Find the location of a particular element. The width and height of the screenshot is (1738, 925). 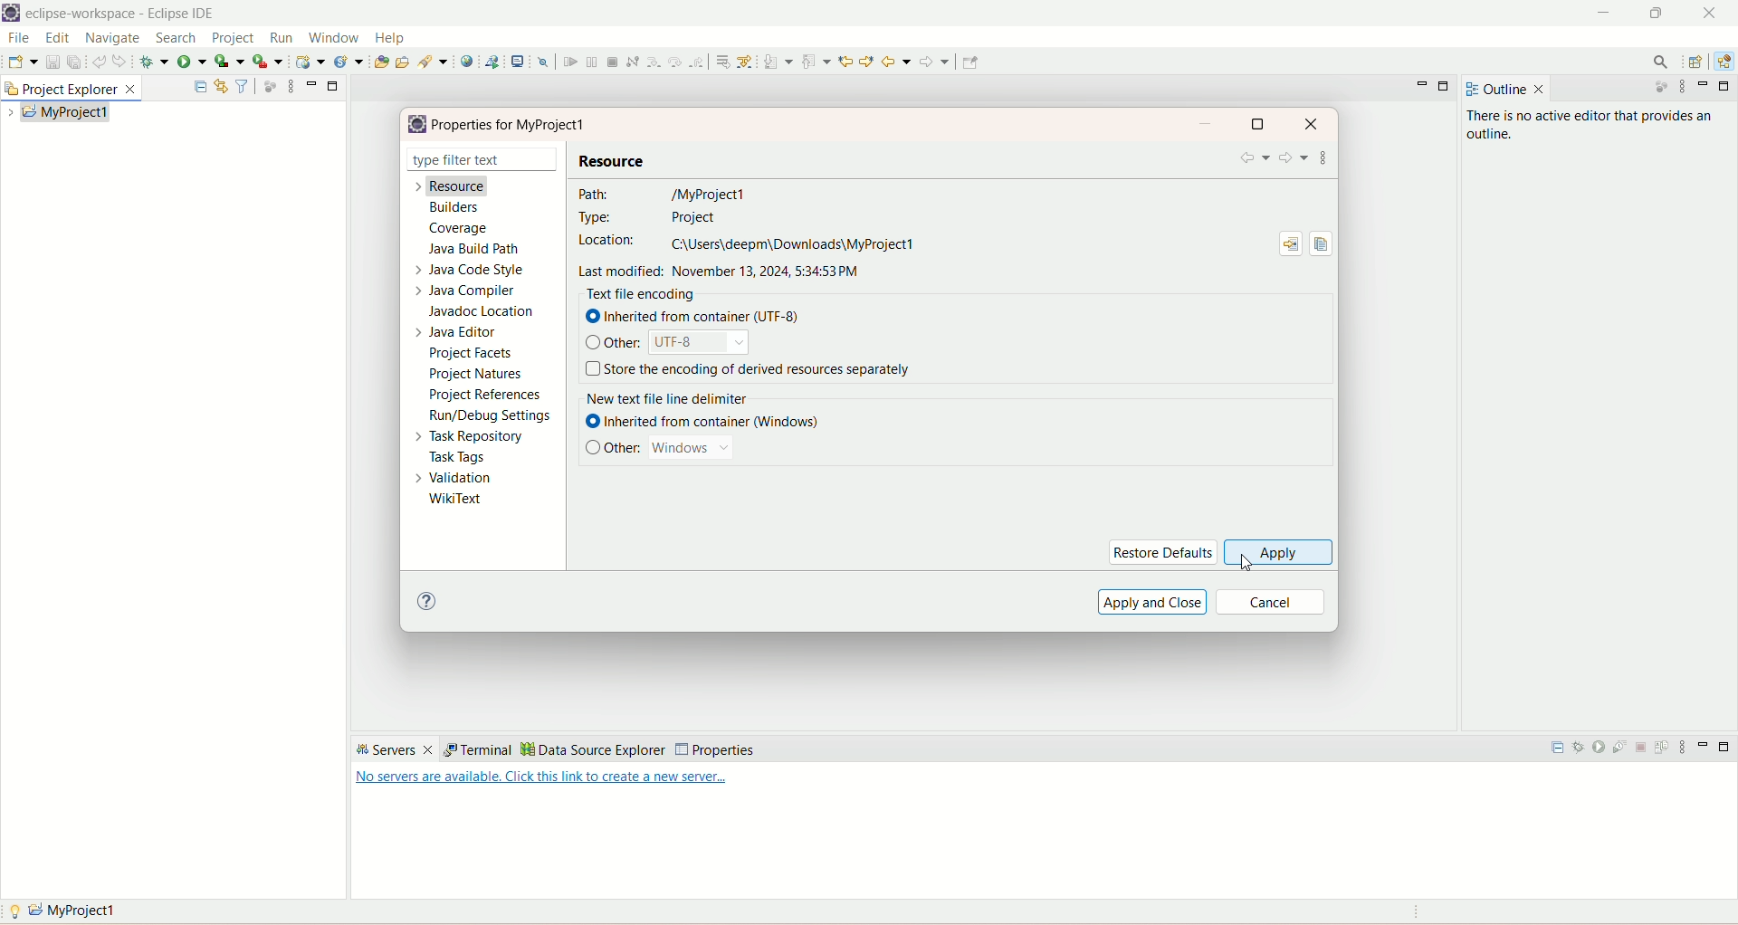

help is located at coordinates (388, 38).